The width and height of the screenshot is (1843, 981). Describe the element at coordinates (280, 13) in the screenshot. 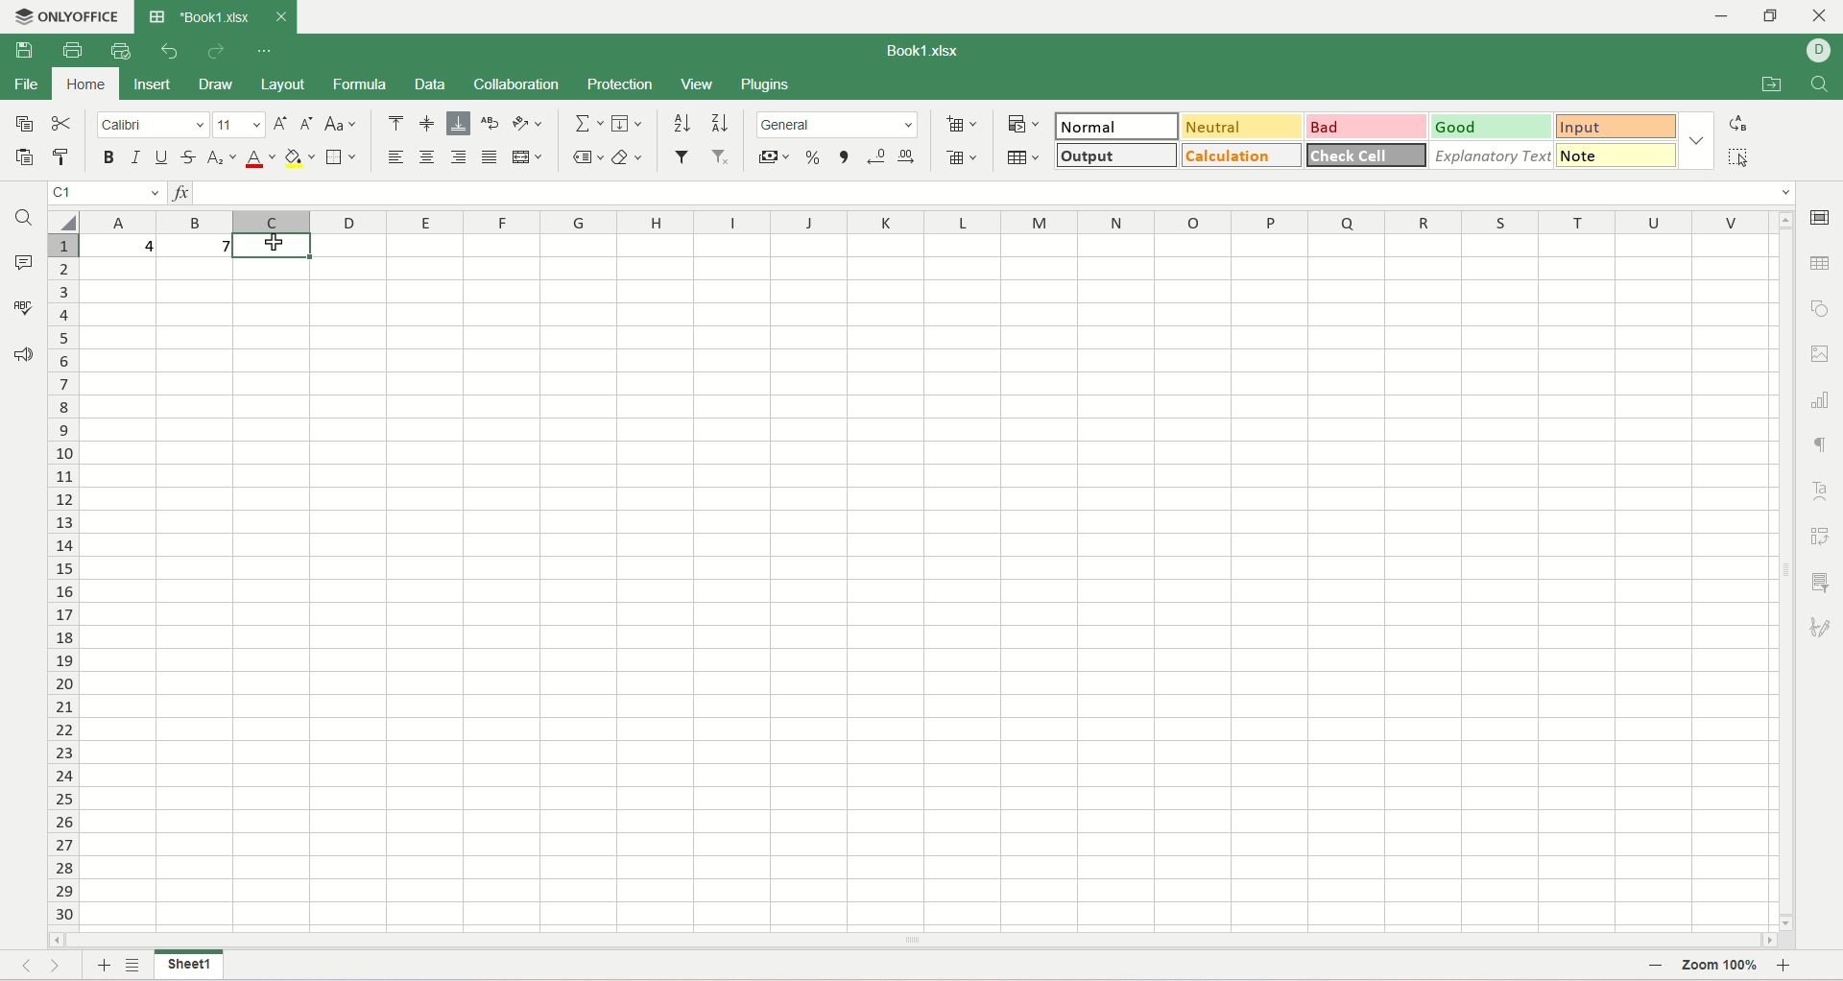

I see `close` at that location.